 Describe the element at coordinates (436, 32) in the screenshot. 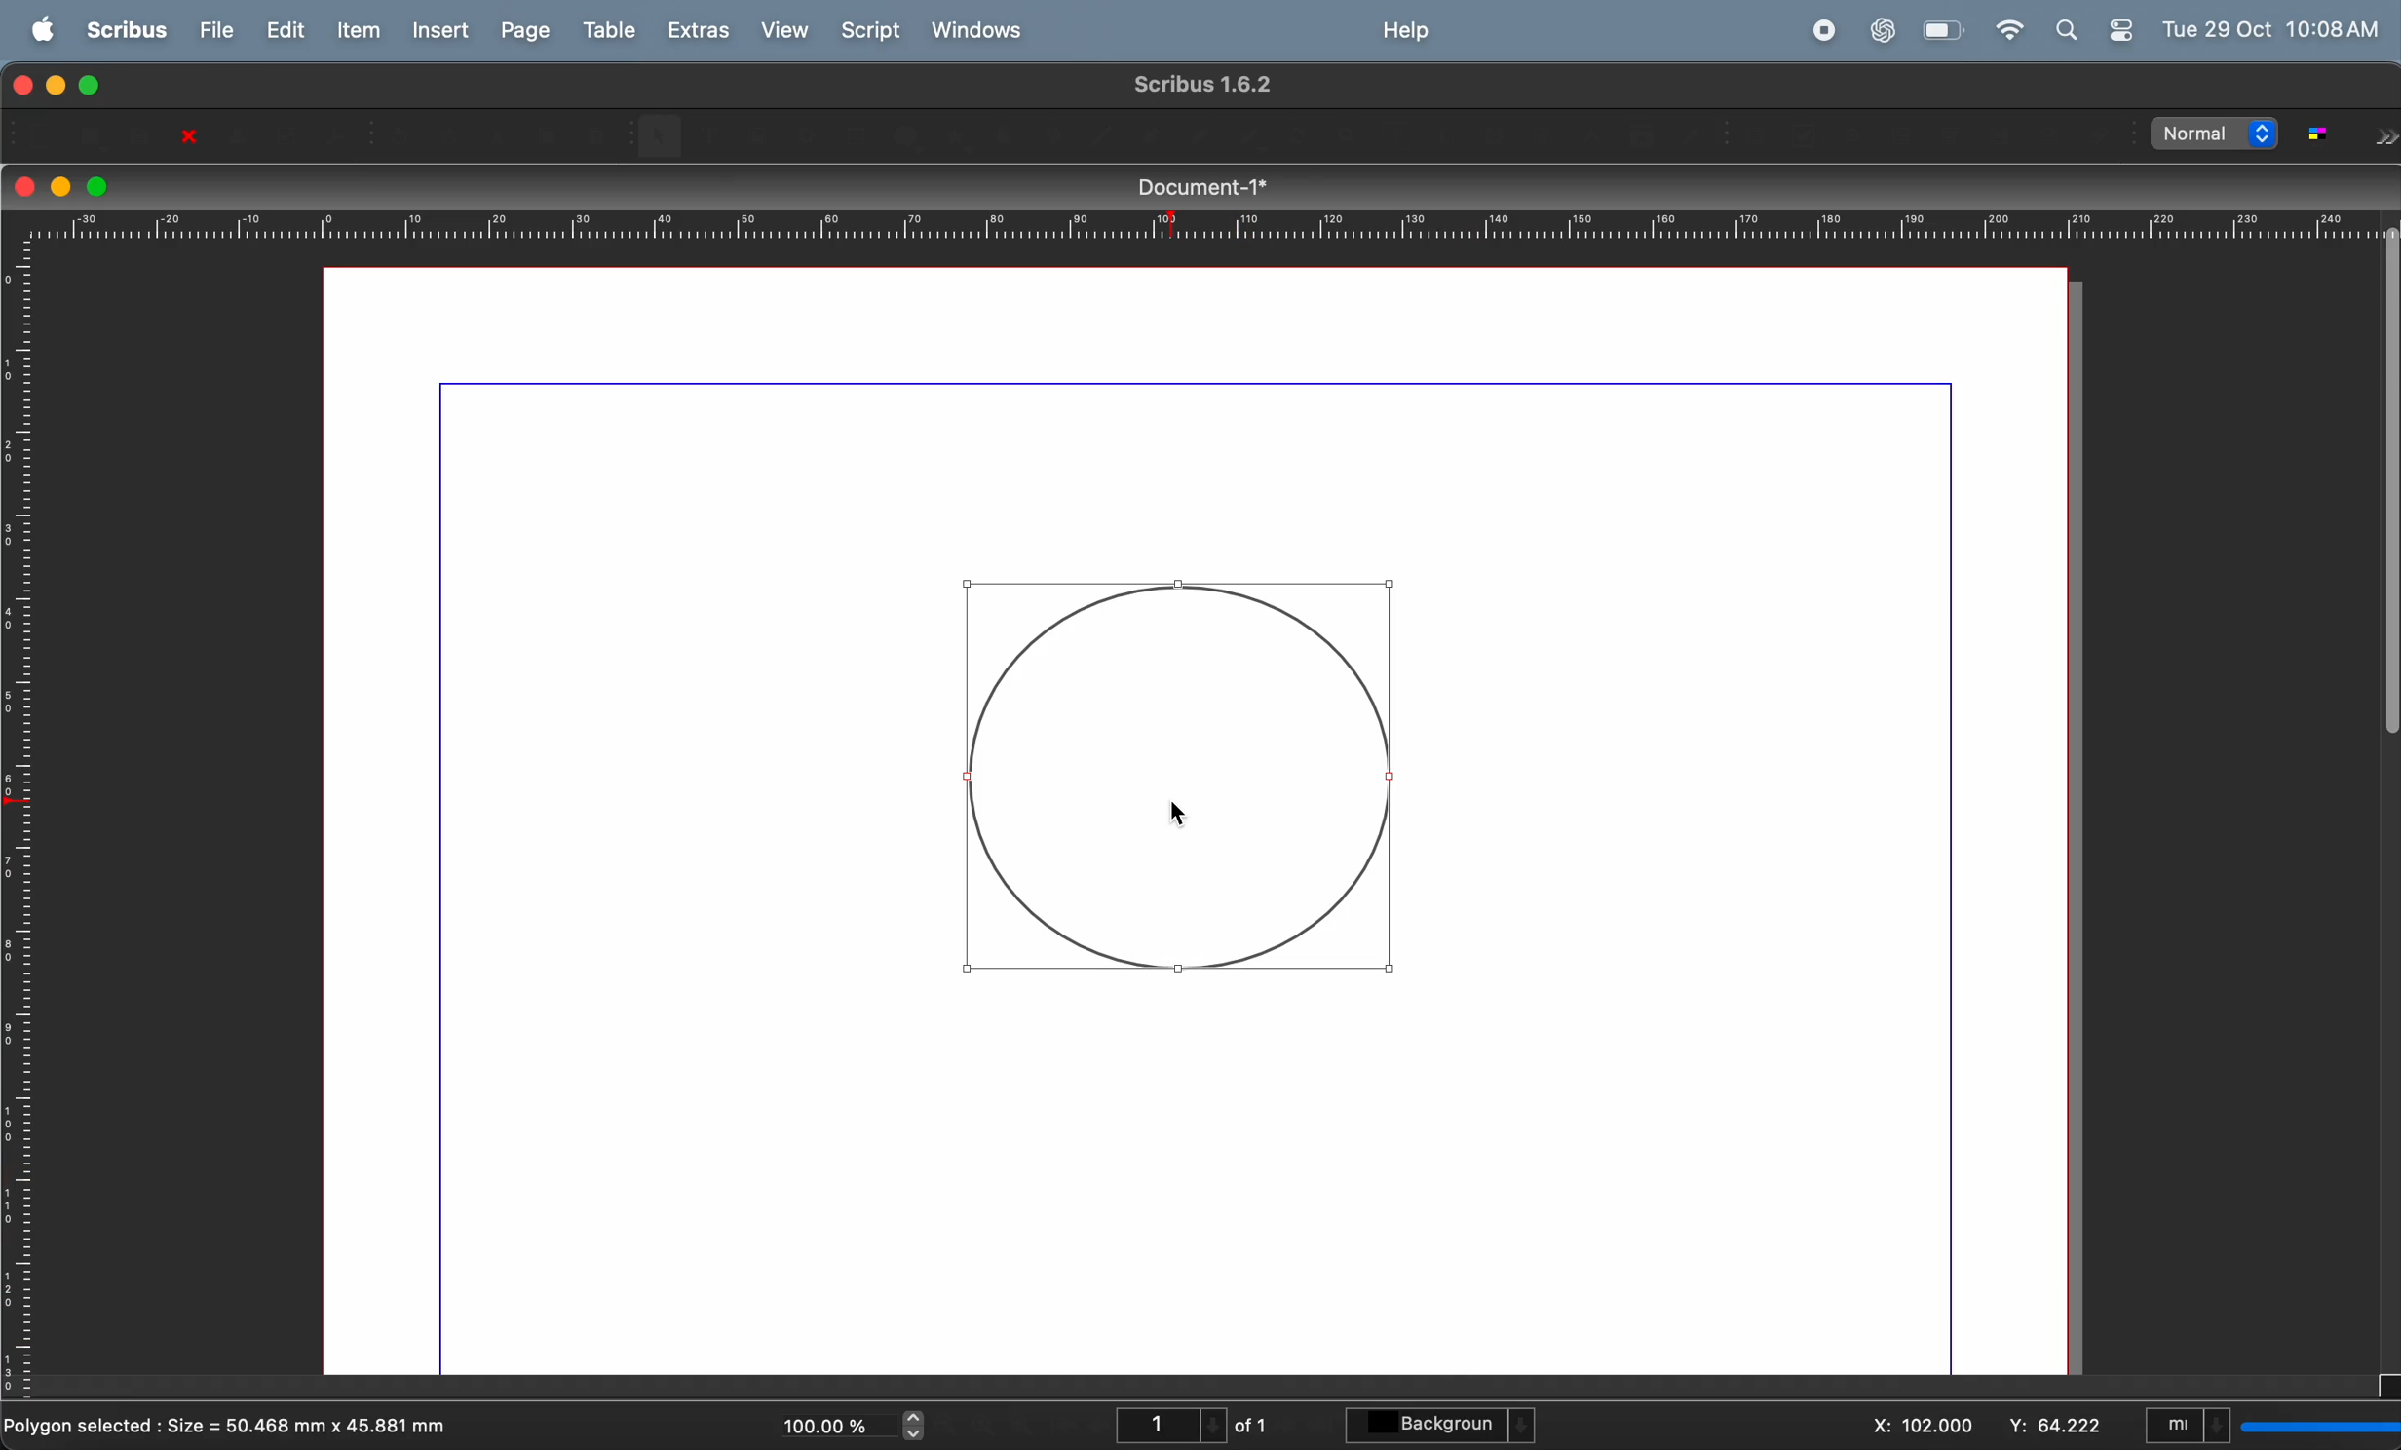

I see `insert` at that location.